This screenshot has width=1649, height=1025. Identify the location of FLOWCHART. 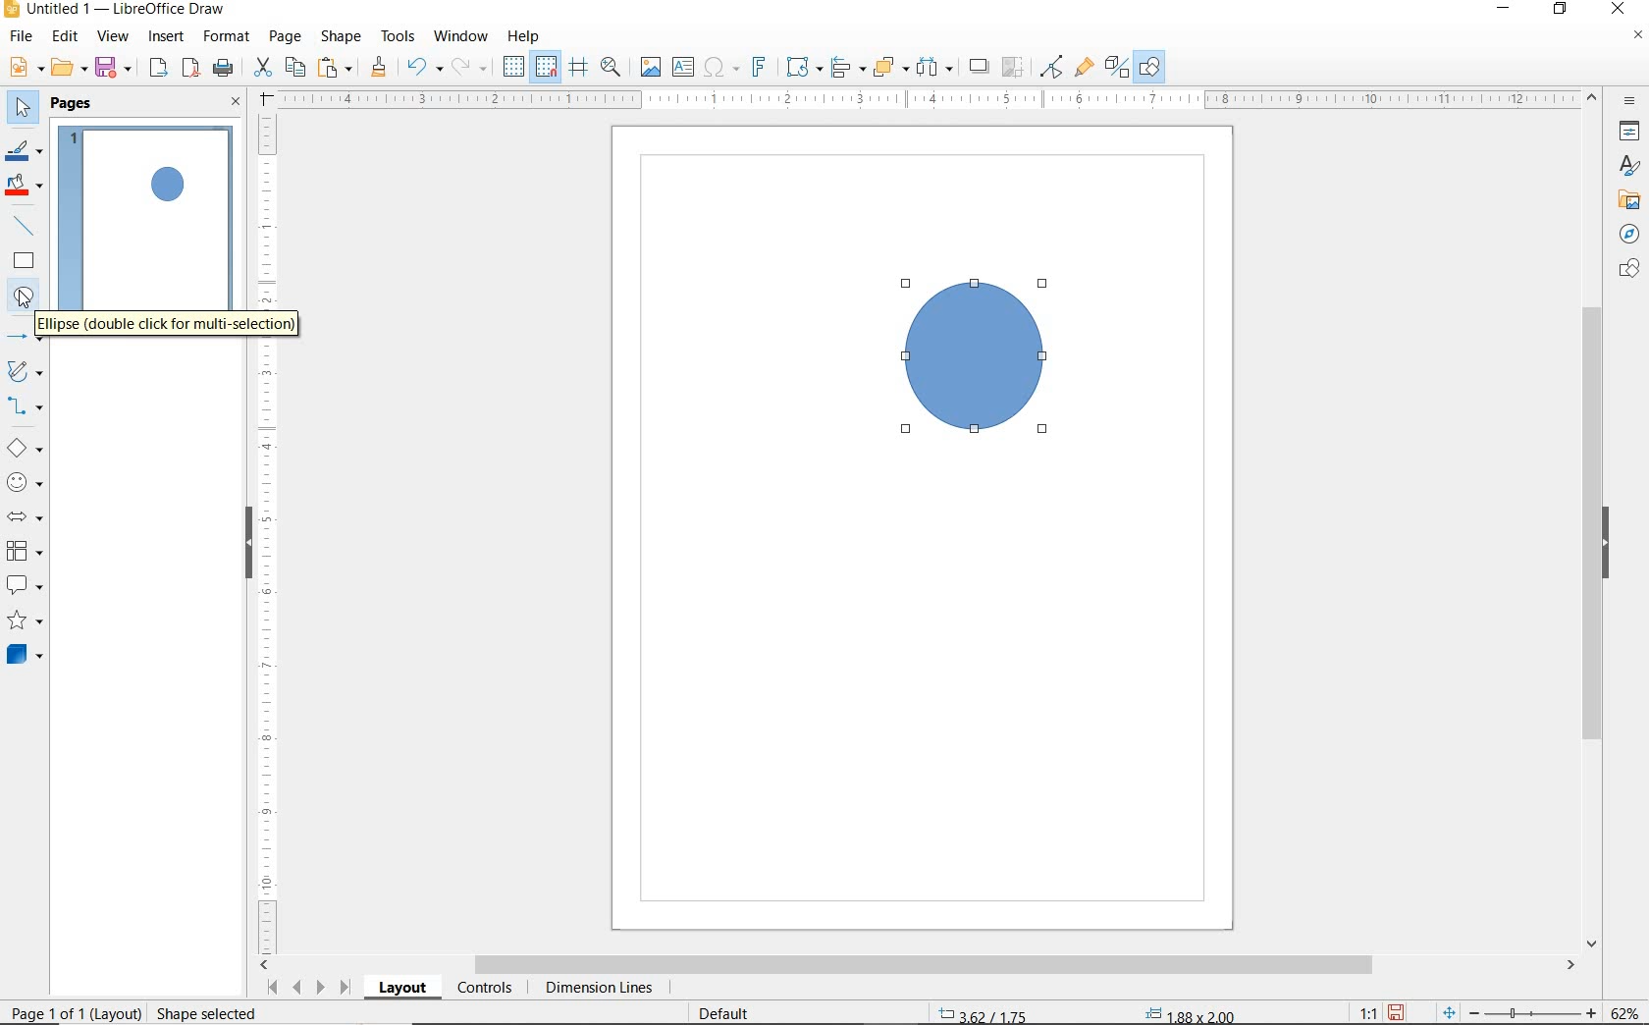
(24, 552).